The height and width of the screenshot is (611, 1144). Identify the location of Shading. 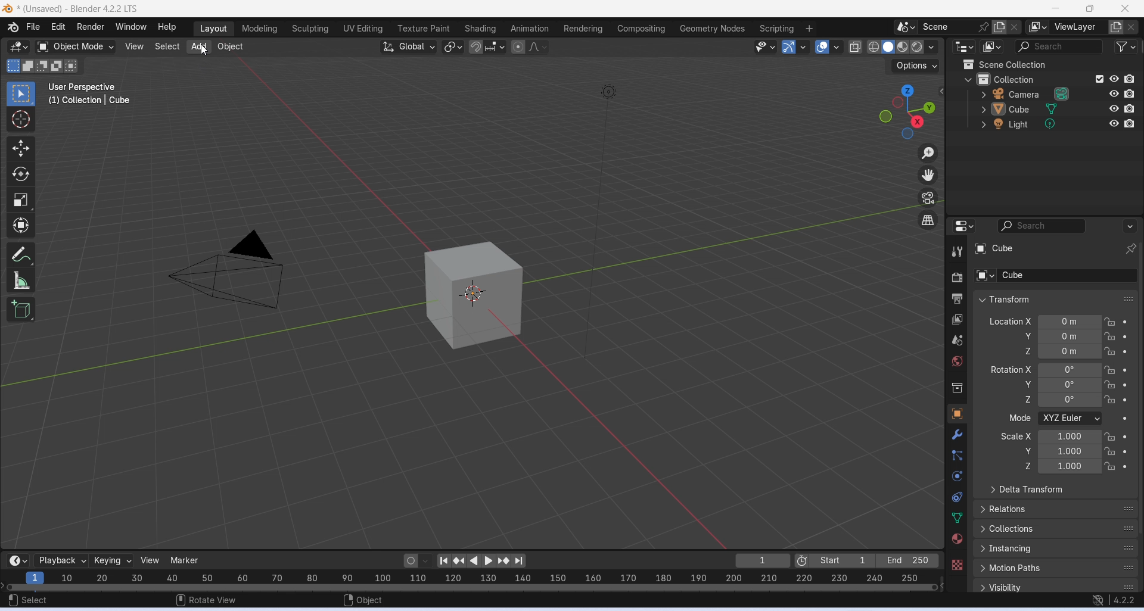
(479, 29).